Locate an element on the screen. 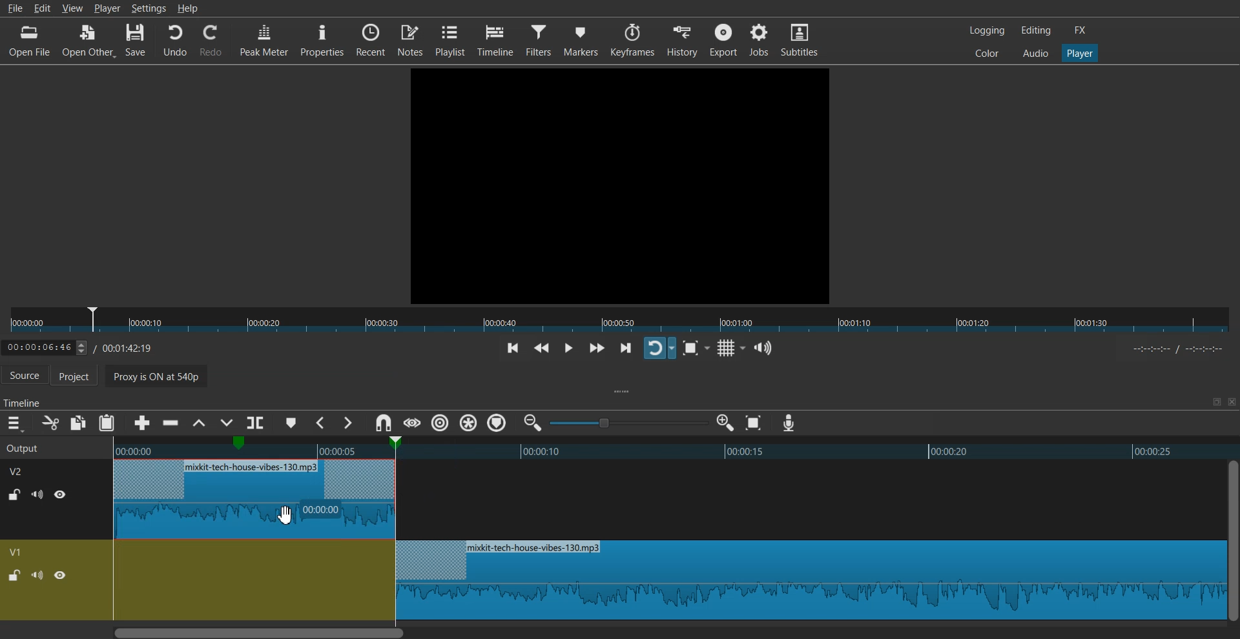  Copy is located at coordinates (79, 423).